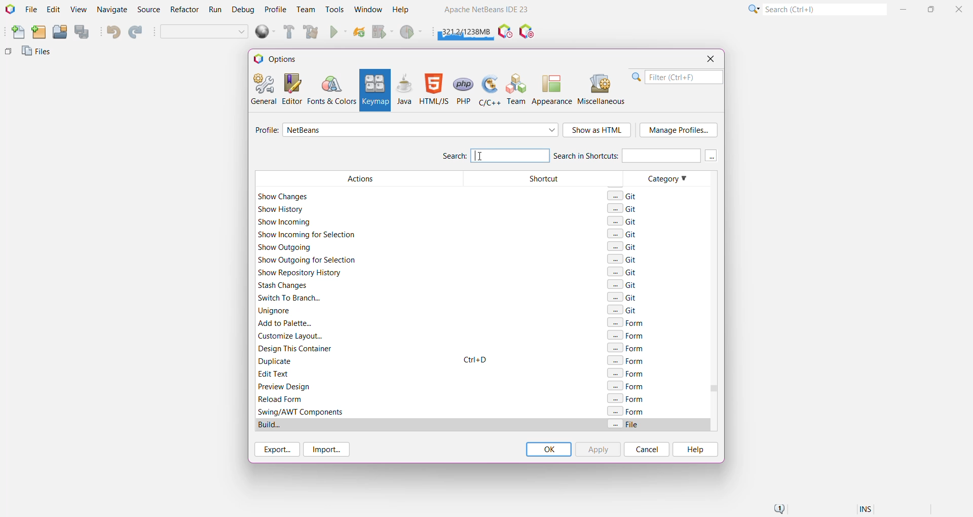 This screenshot has width=973, height=517. Describe the element at coordinates (603, 89) in the screenshot. I see `Miscellaneous` at that location.